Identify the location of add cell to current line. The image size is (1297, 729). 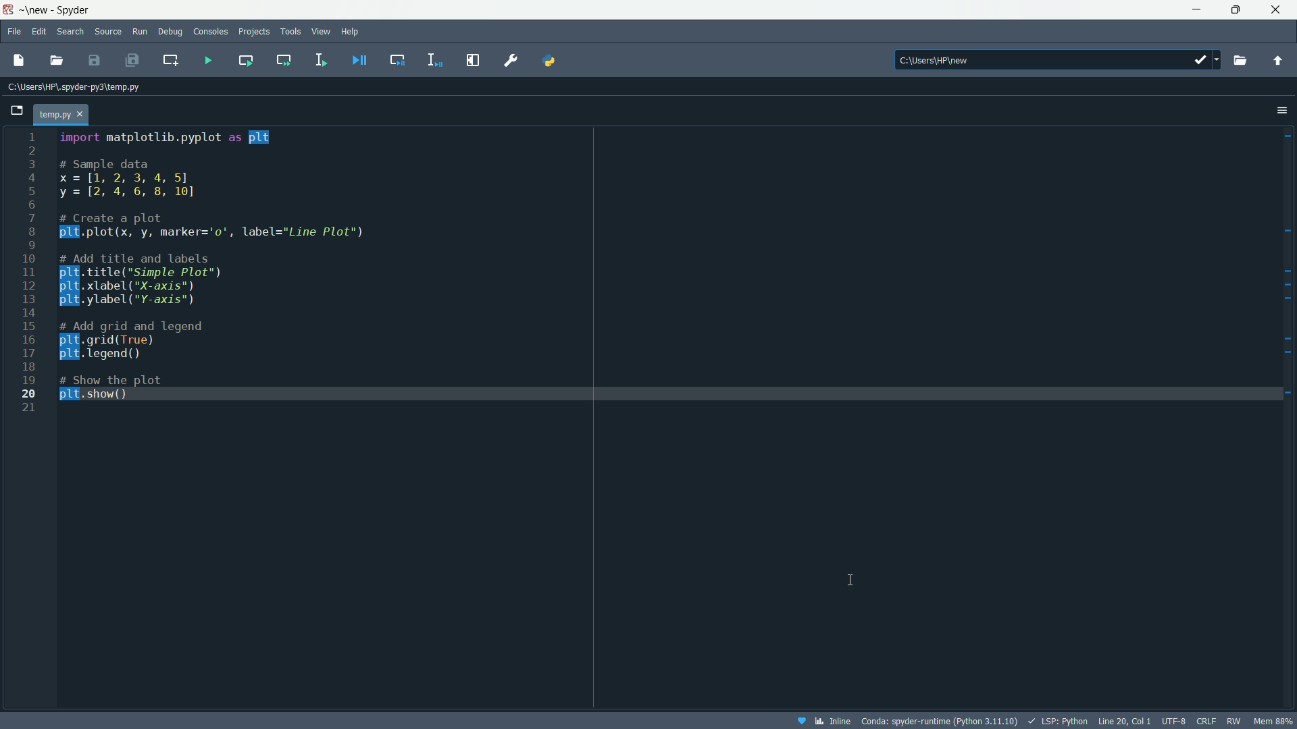
(170, 59).